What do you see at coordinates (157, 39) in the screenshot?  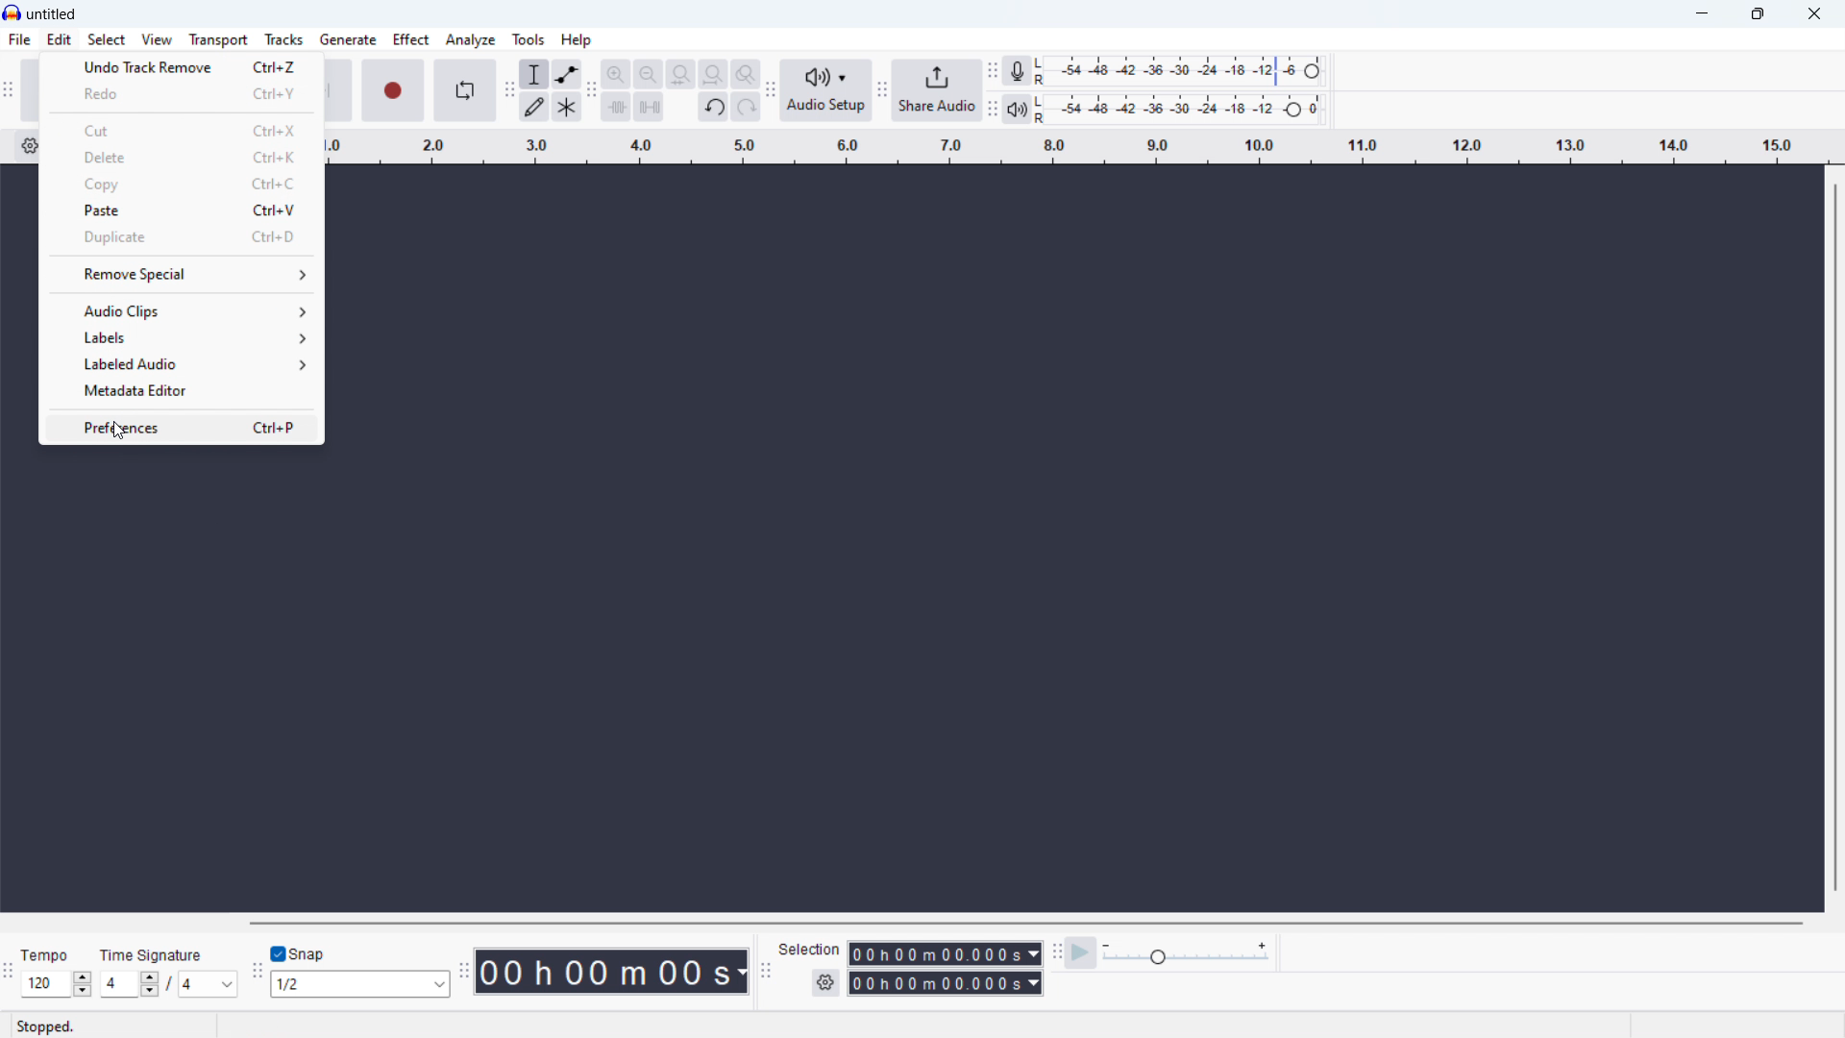 I see `view` at bounding box center [157, 39].